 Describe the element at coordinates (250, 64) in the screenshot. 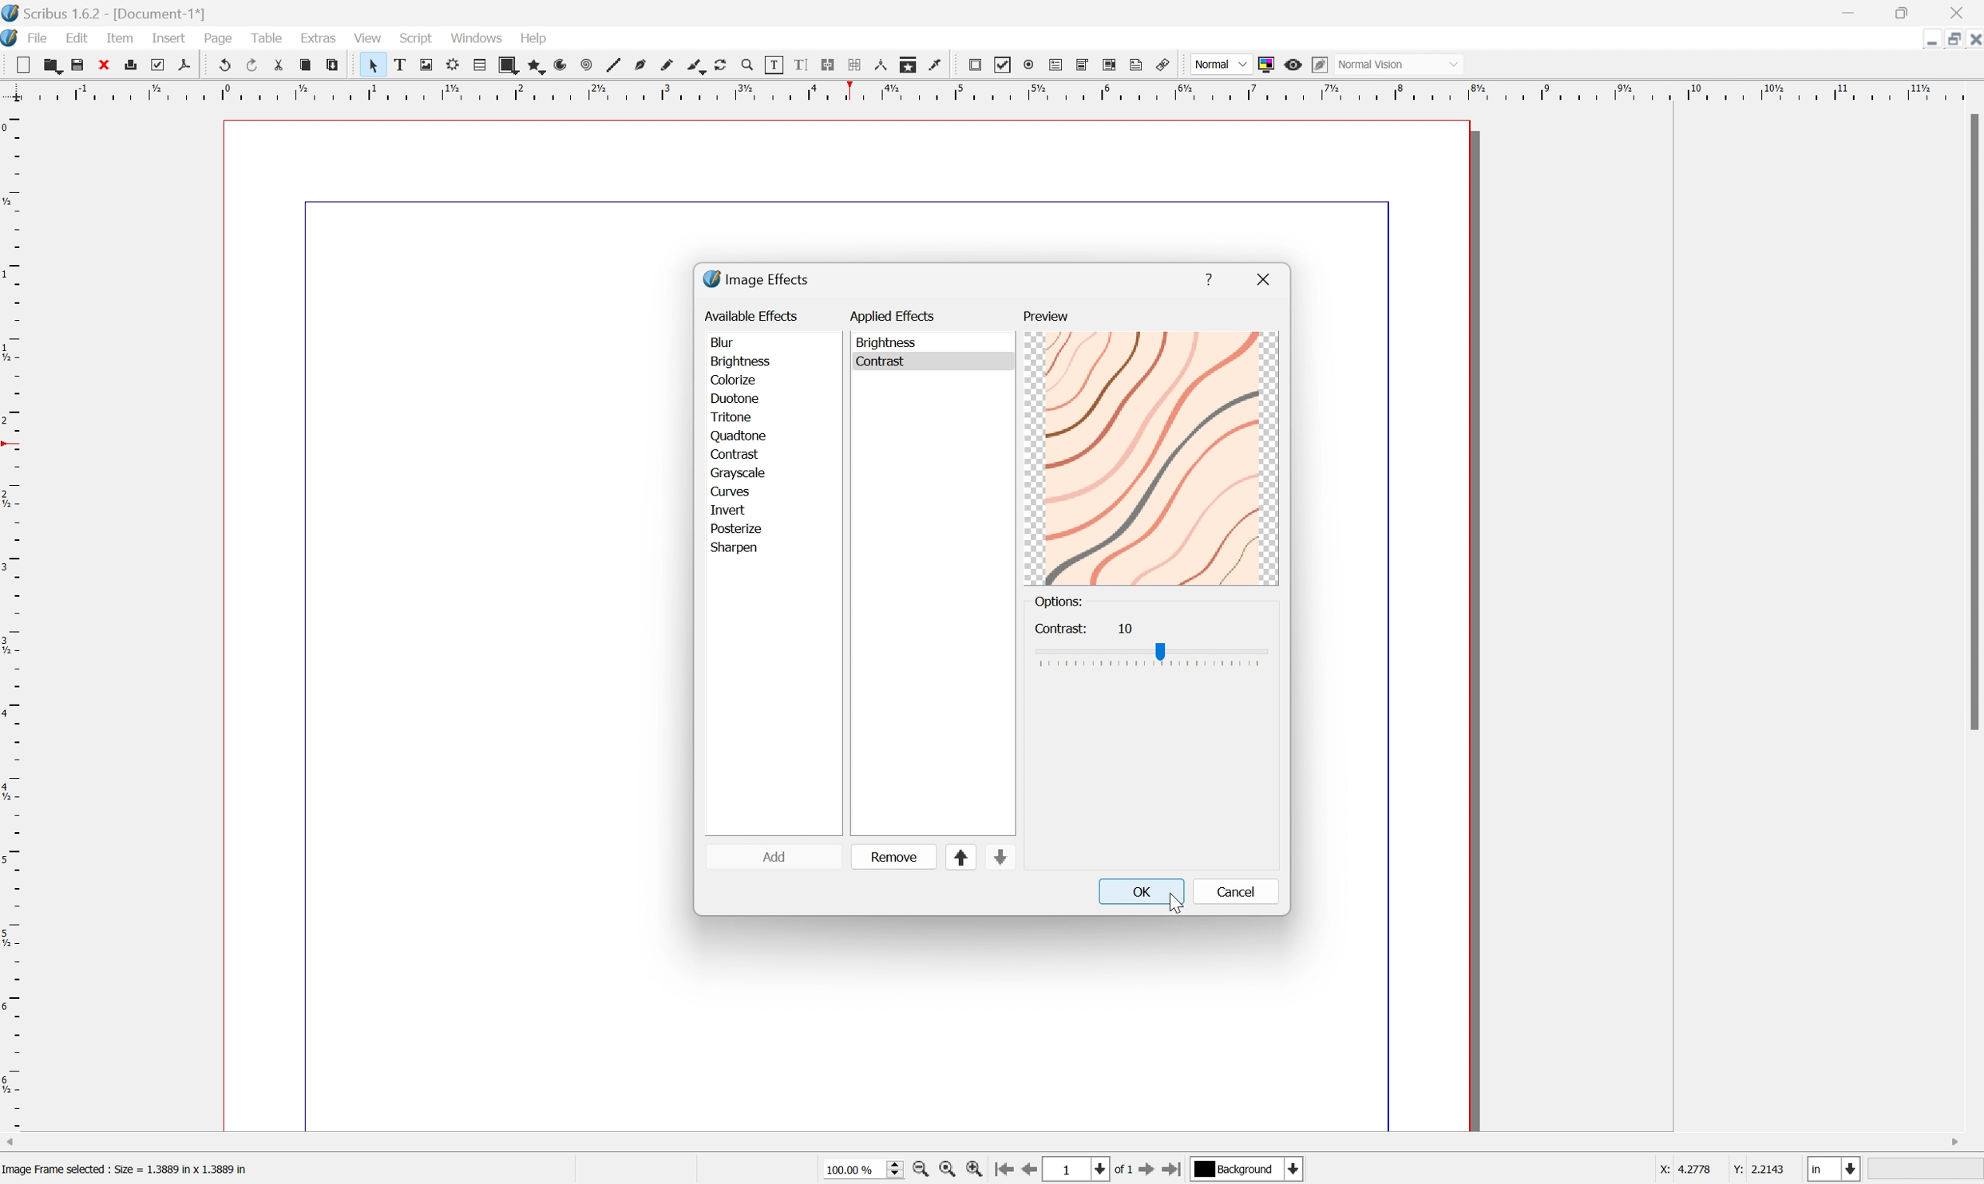

I see `Redo` at that location.